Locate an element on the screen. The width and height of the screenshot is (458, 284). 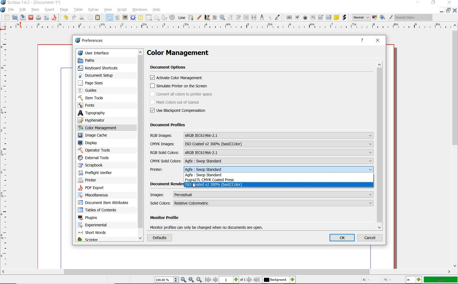
RGB Solid Colors is located at coordinates (261, 152).